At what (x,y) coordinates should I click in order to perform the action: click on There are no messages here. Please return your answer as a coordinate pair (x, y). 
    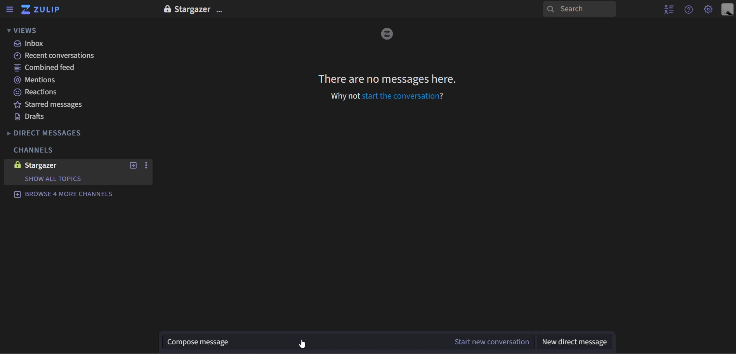
    Looking at the image, I should click on (389, 80).